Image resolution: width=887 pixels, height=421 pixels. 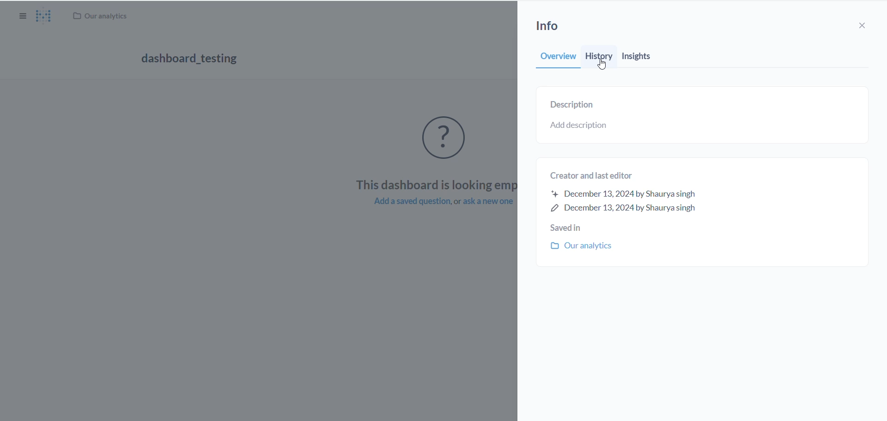 What do you see at coordinates (553, 28) in the screenshot?
I see `info ` at bounding box center [553, 28].